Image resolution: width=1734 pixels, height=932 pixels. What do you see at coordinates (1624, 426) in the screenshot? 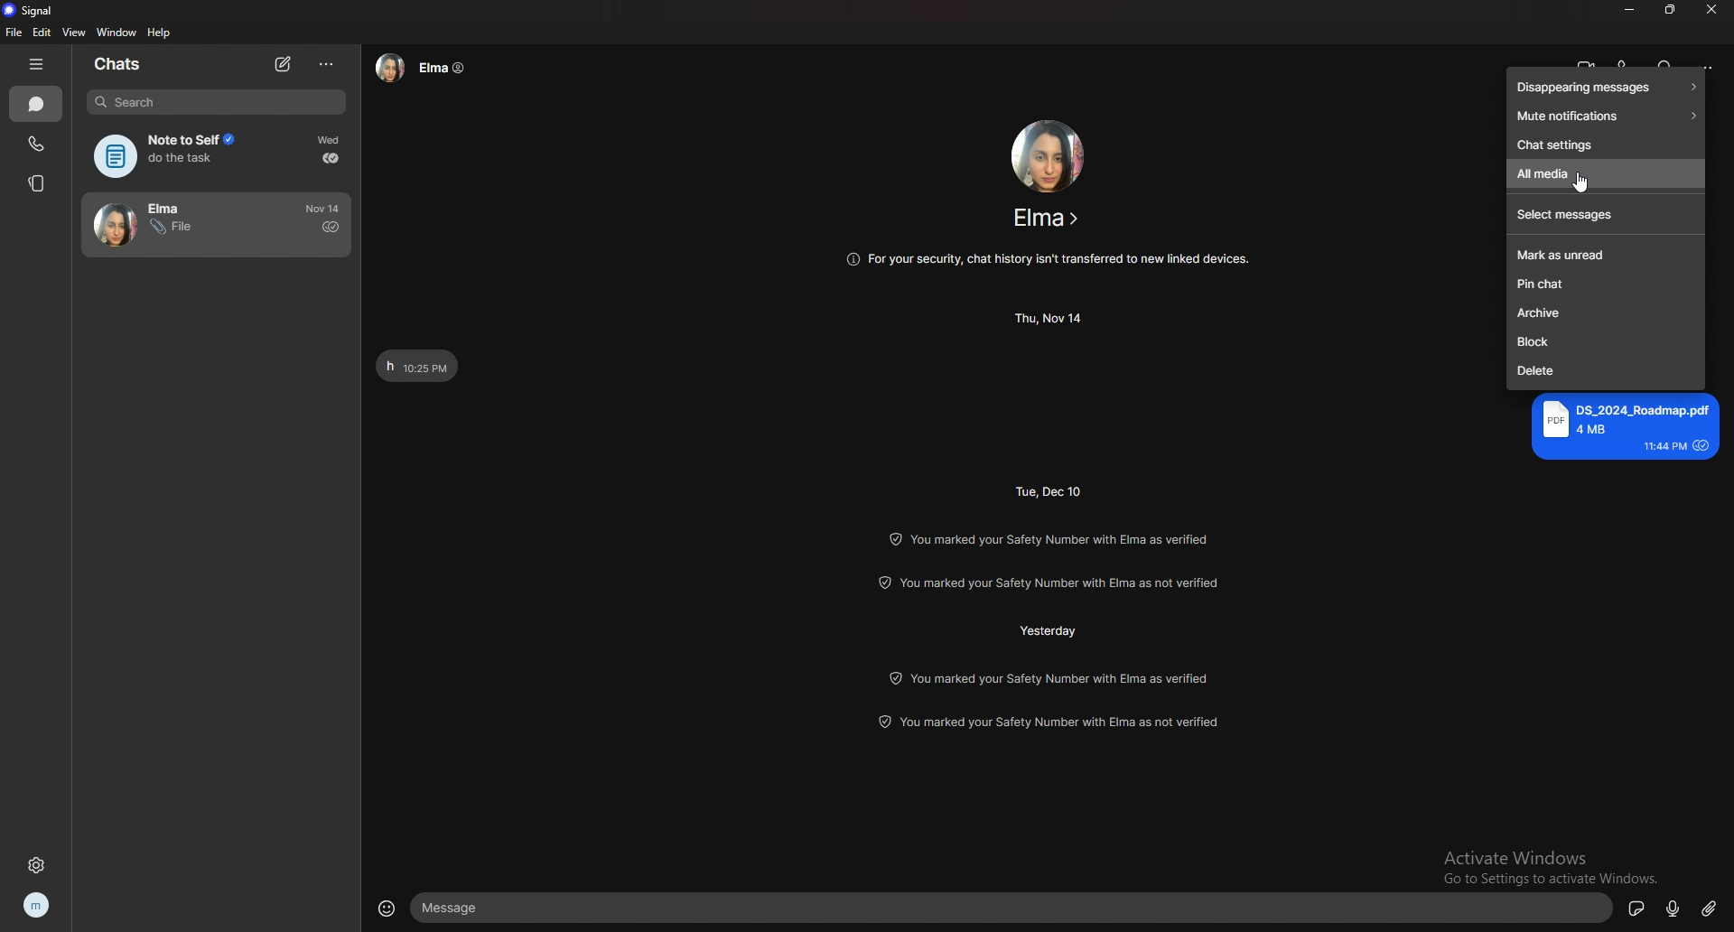
I see `text` at bounding box center [1624, 426].